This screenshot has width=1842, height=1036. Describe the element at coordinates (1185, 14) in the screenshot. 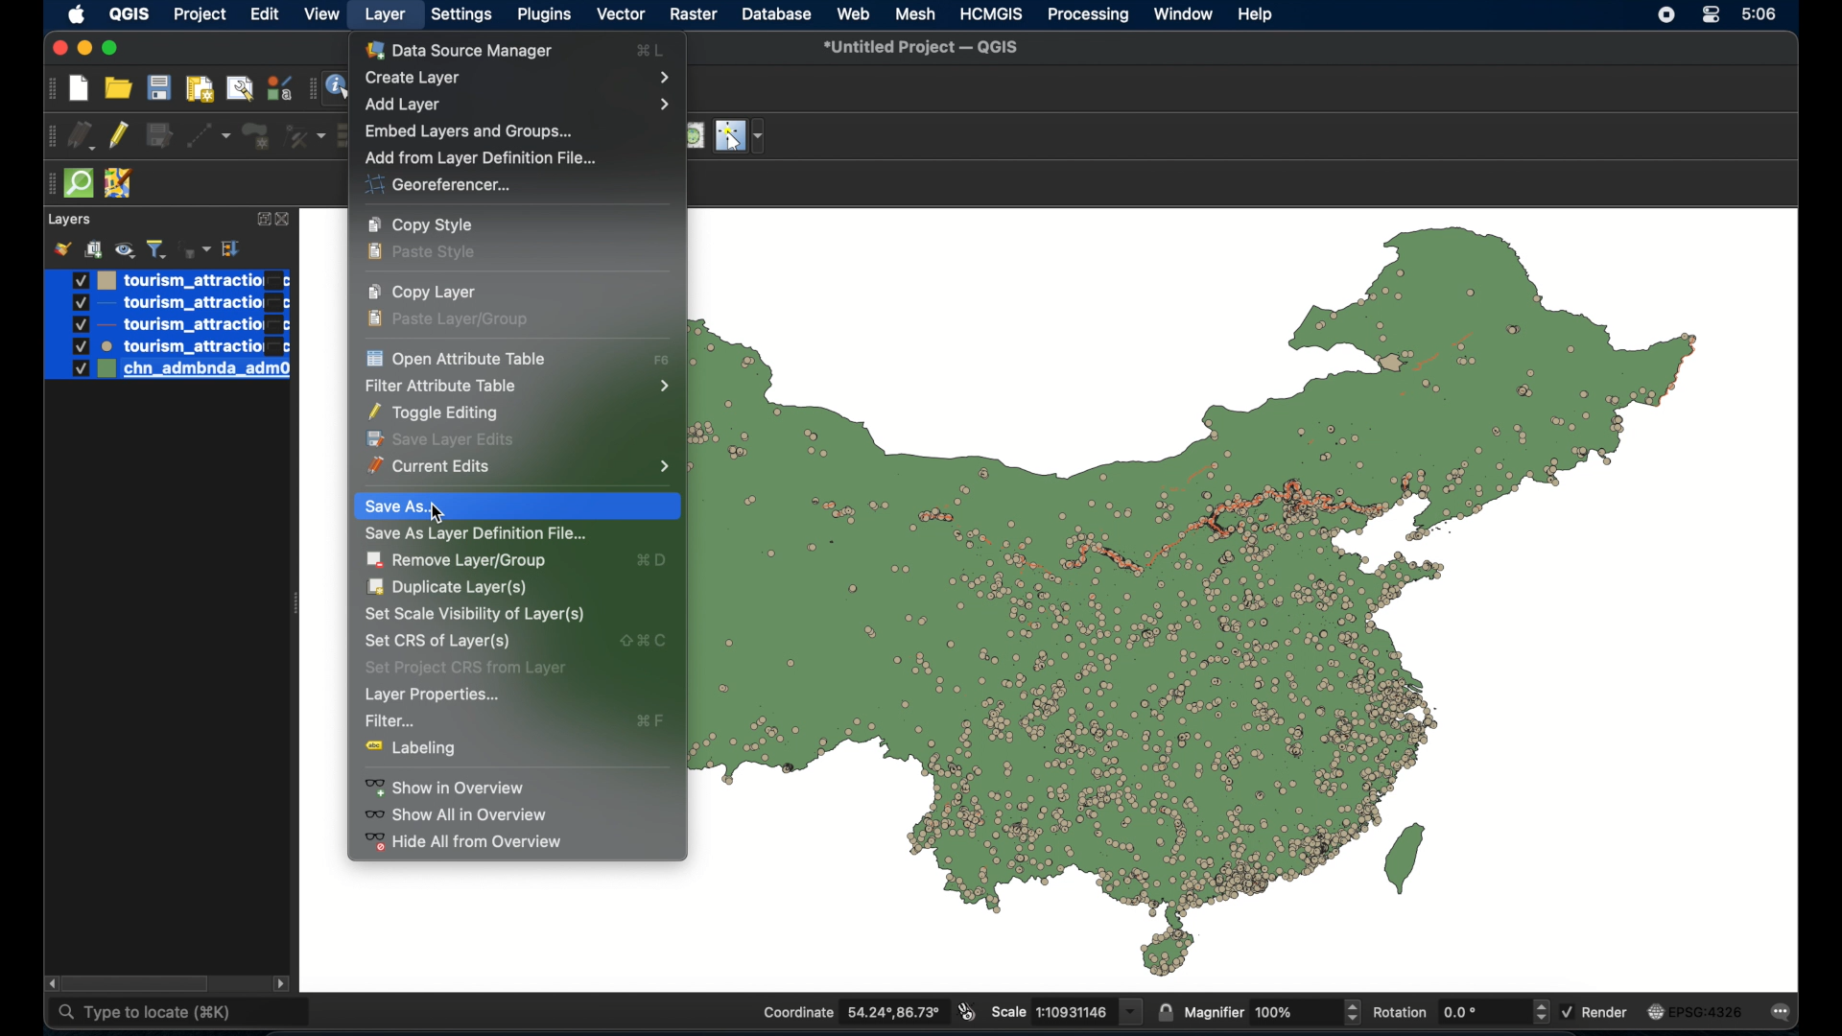

I see `window` at that location.